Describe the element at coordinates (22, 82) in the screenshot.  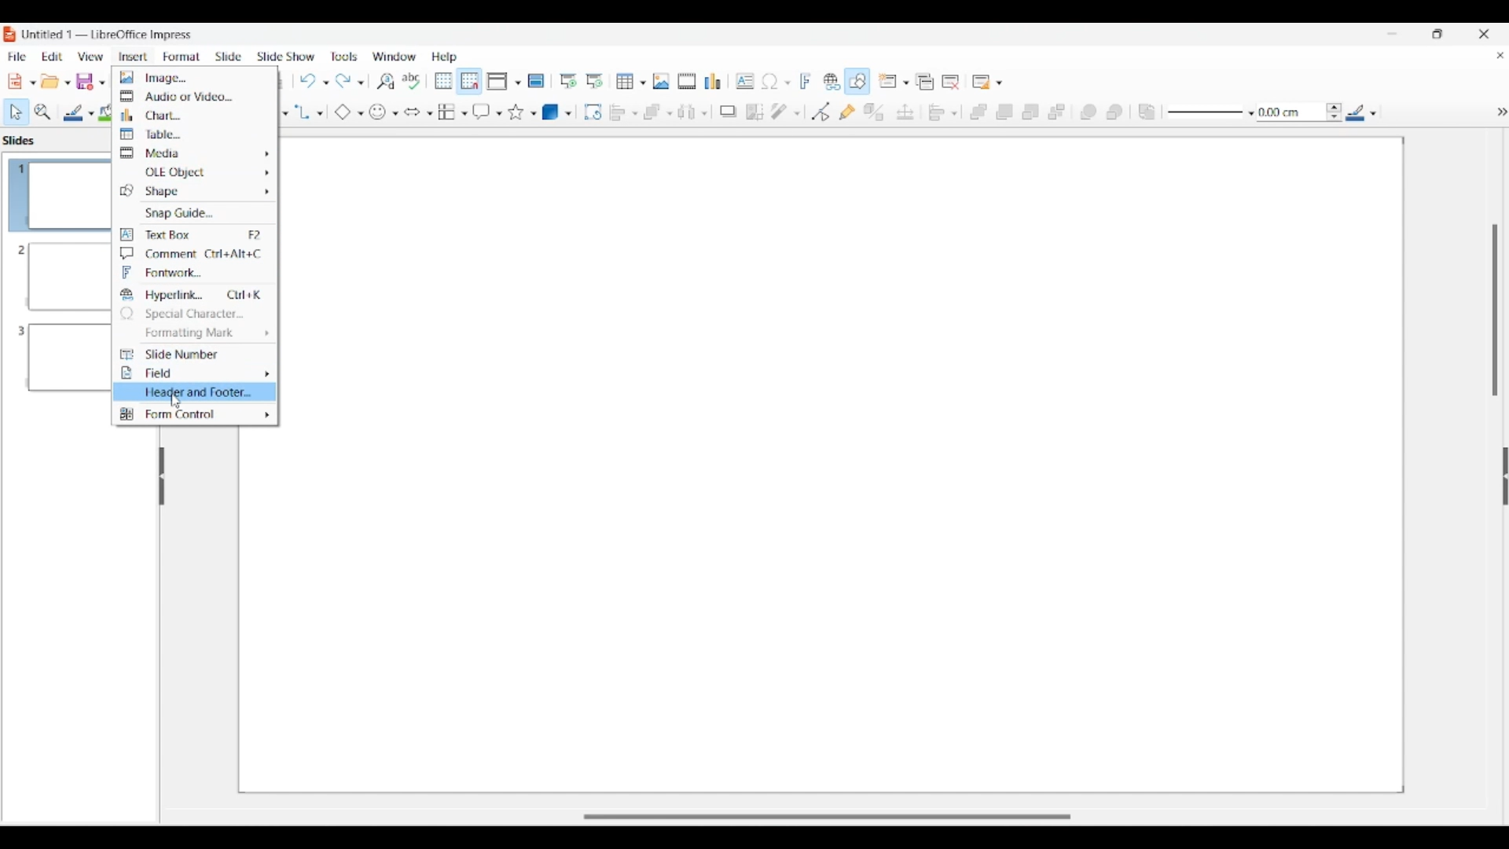
I see `New document options` at that location.